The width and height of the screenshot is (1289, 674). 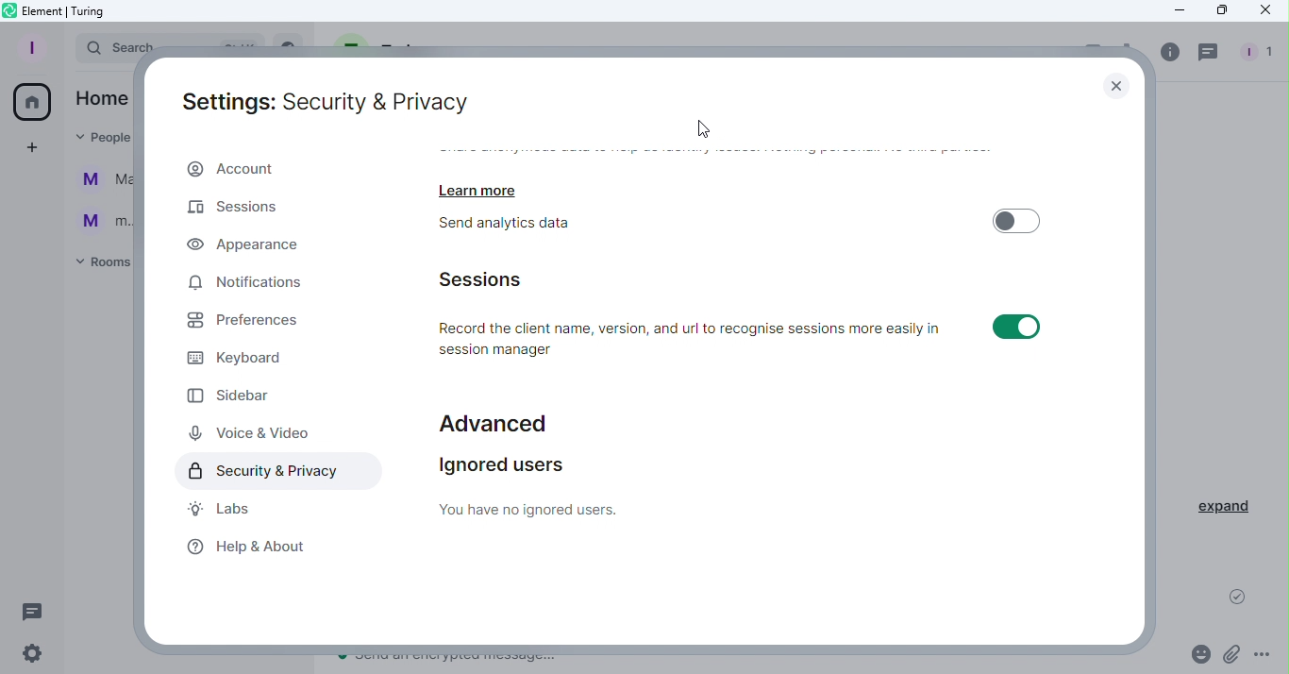 I want to click on Message sent, so click(x=1238, y=600).